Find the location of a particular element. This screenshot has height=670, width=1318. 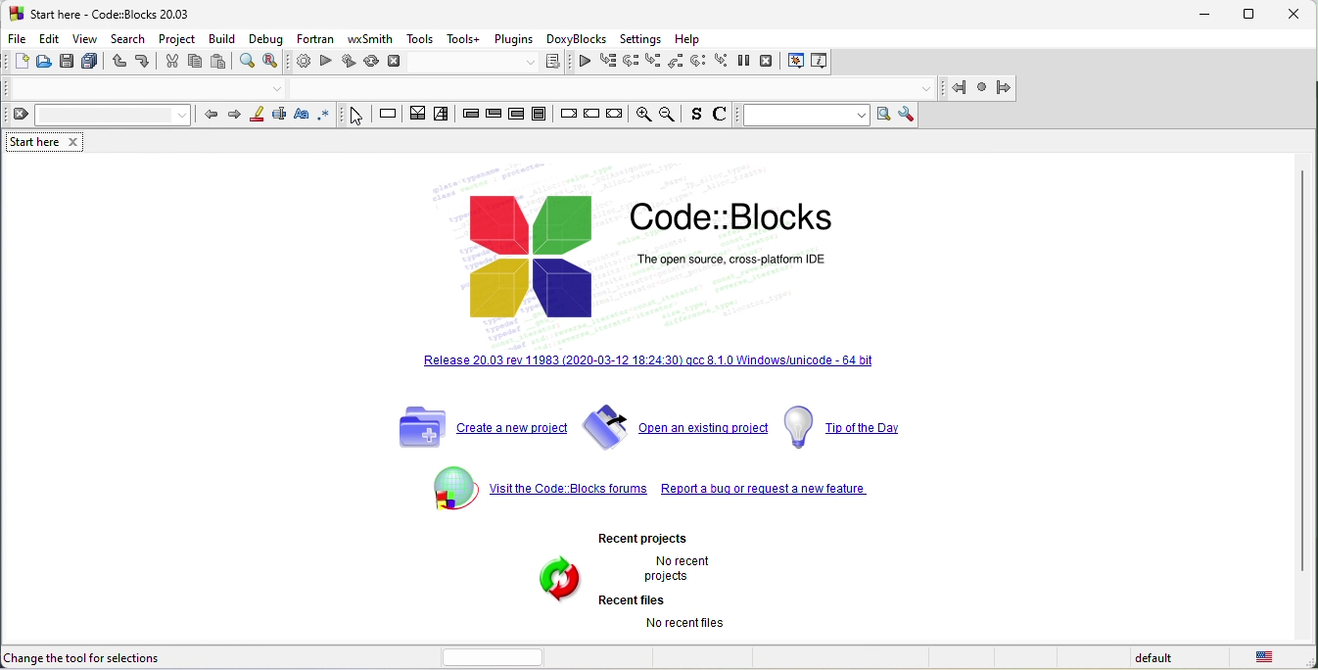

run search is located at coordinates (886, 117).